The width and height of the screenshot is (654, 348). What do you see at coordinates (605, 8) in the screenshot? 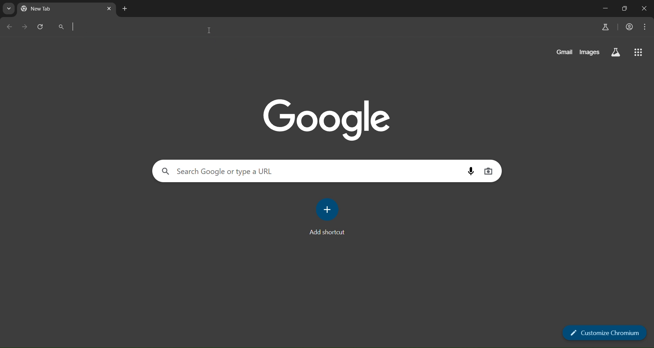
I see `minimize` at bounding box center [605, 8].